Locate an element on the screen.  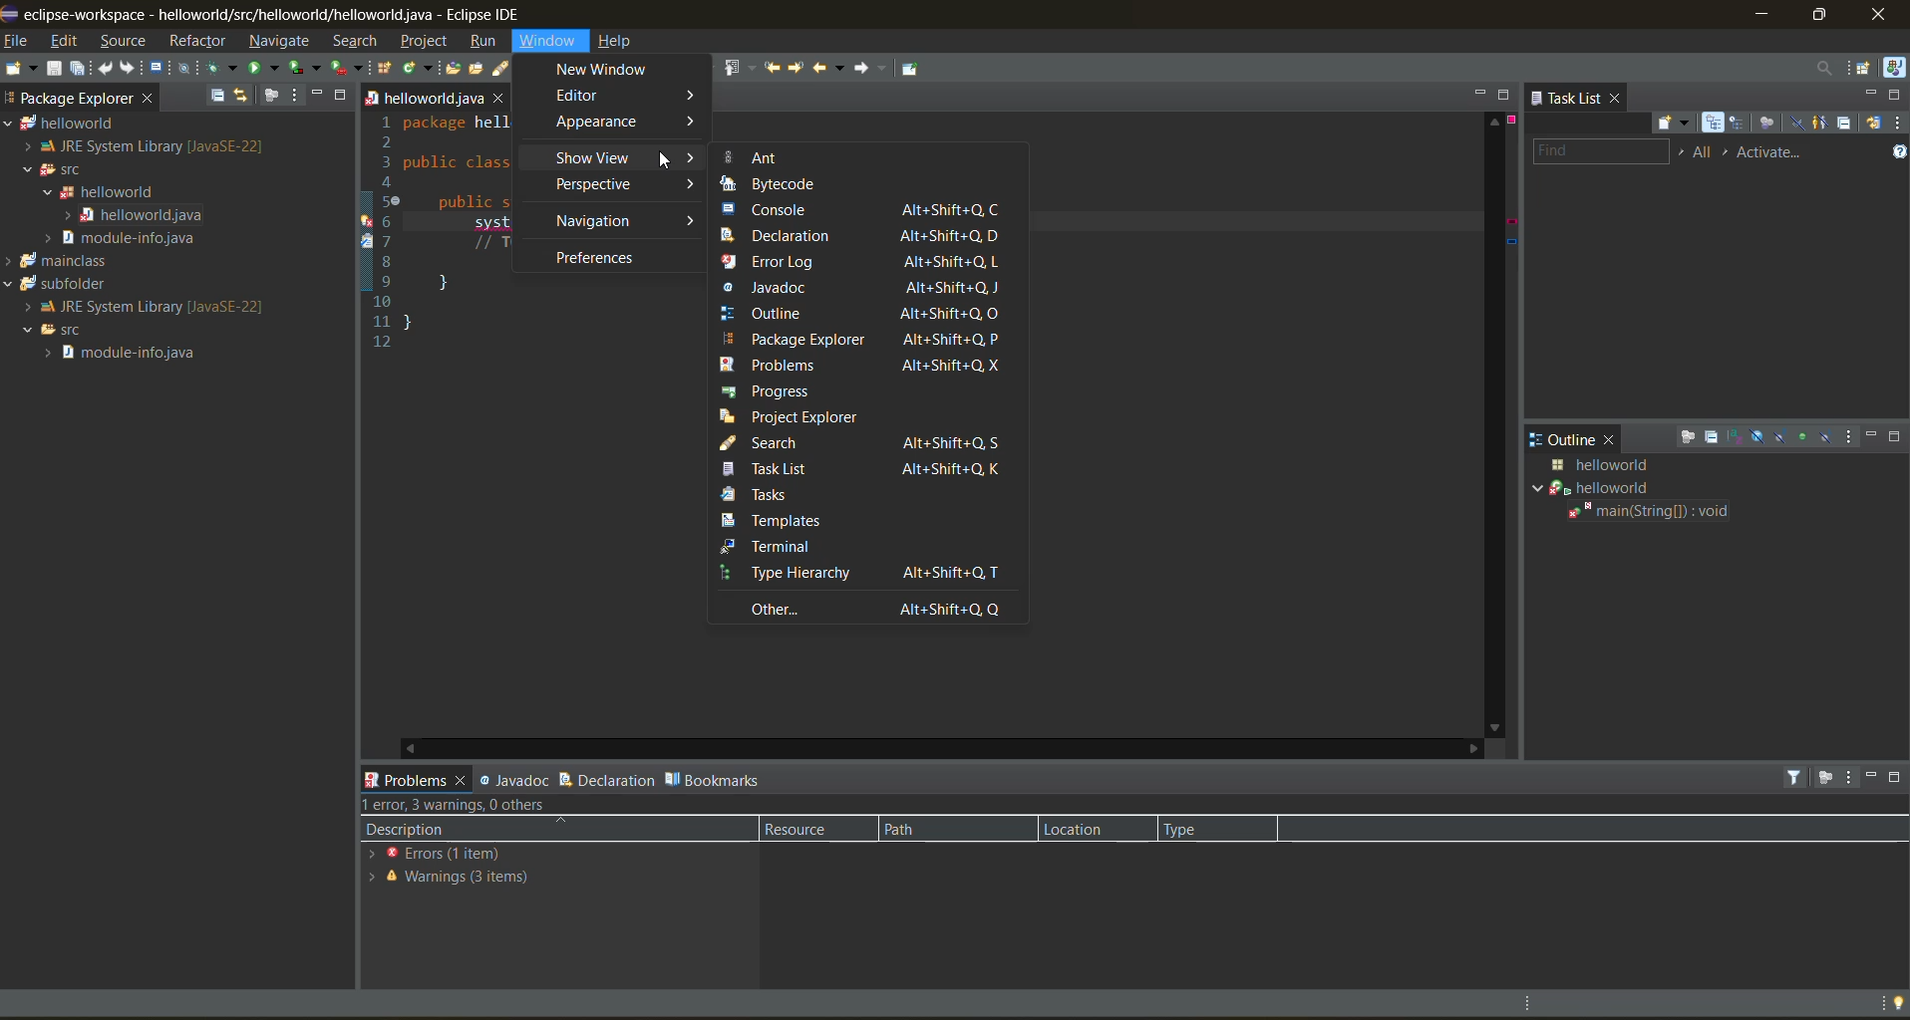
maximize is located at coordinates (1506, 95).